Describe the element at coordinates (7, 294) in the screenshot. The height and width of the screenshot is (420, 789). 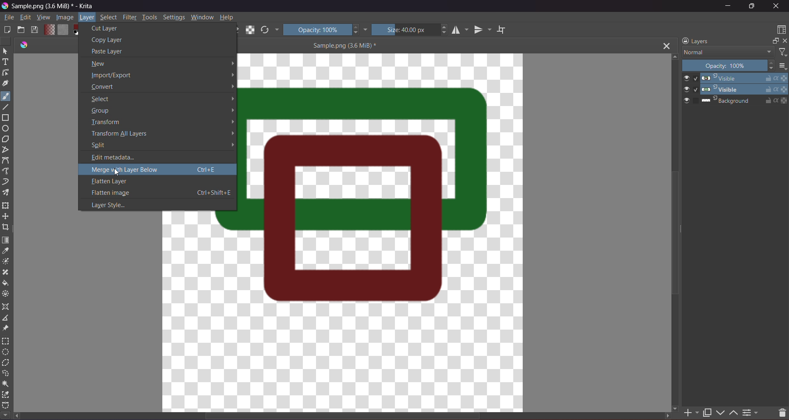
I see `Enclose and fill` at that location.